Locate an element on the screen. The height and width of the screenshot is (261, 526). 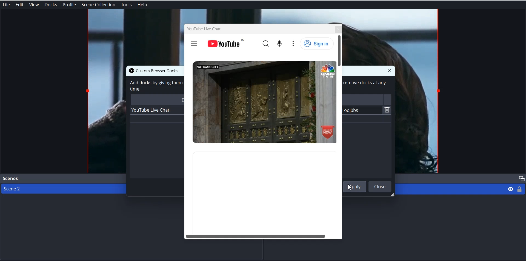
Eye is located at coordinates (511, 188).